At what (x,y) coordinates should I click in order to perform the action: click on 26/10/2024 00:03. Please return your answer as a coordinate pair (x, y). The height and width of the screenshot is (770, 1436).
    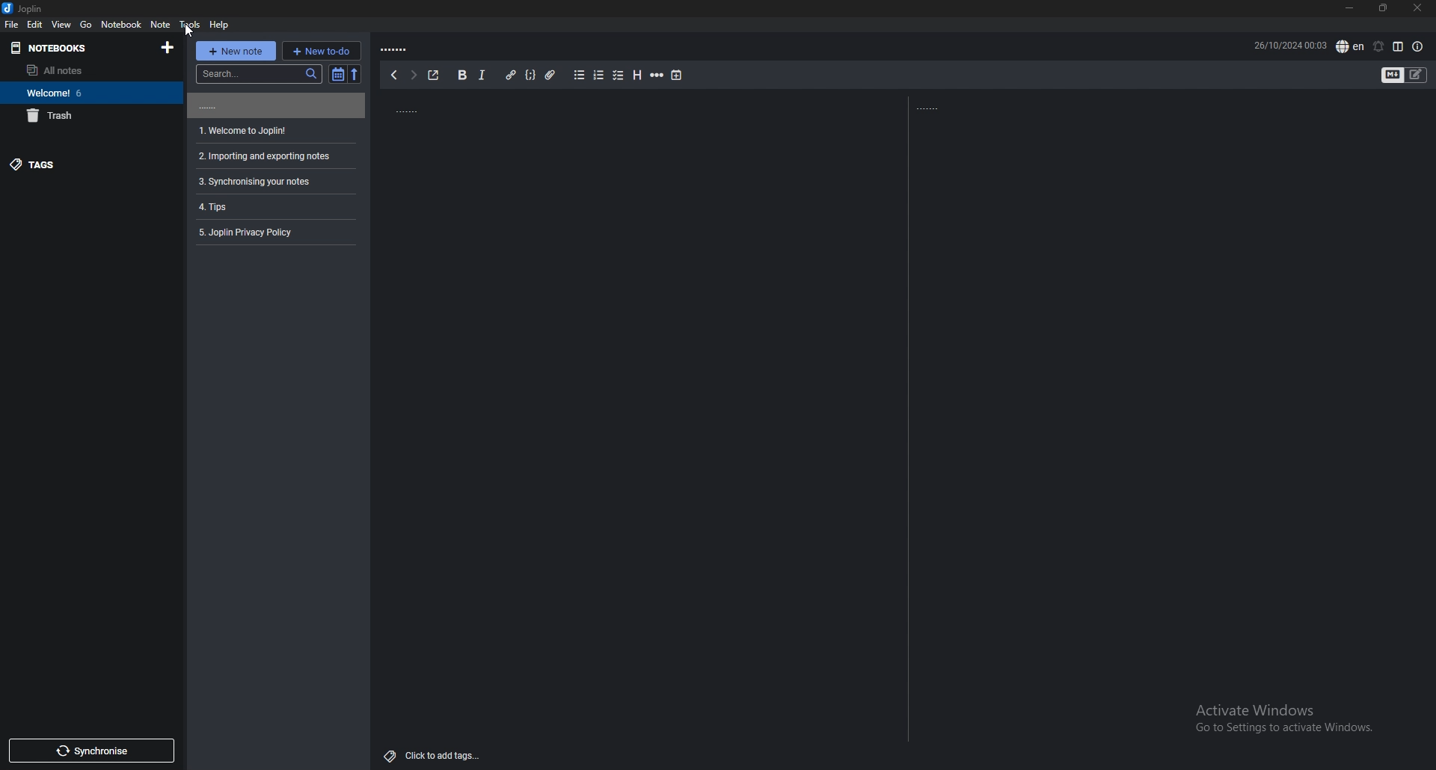
    Looking at the image, I should click on (1290, 43).